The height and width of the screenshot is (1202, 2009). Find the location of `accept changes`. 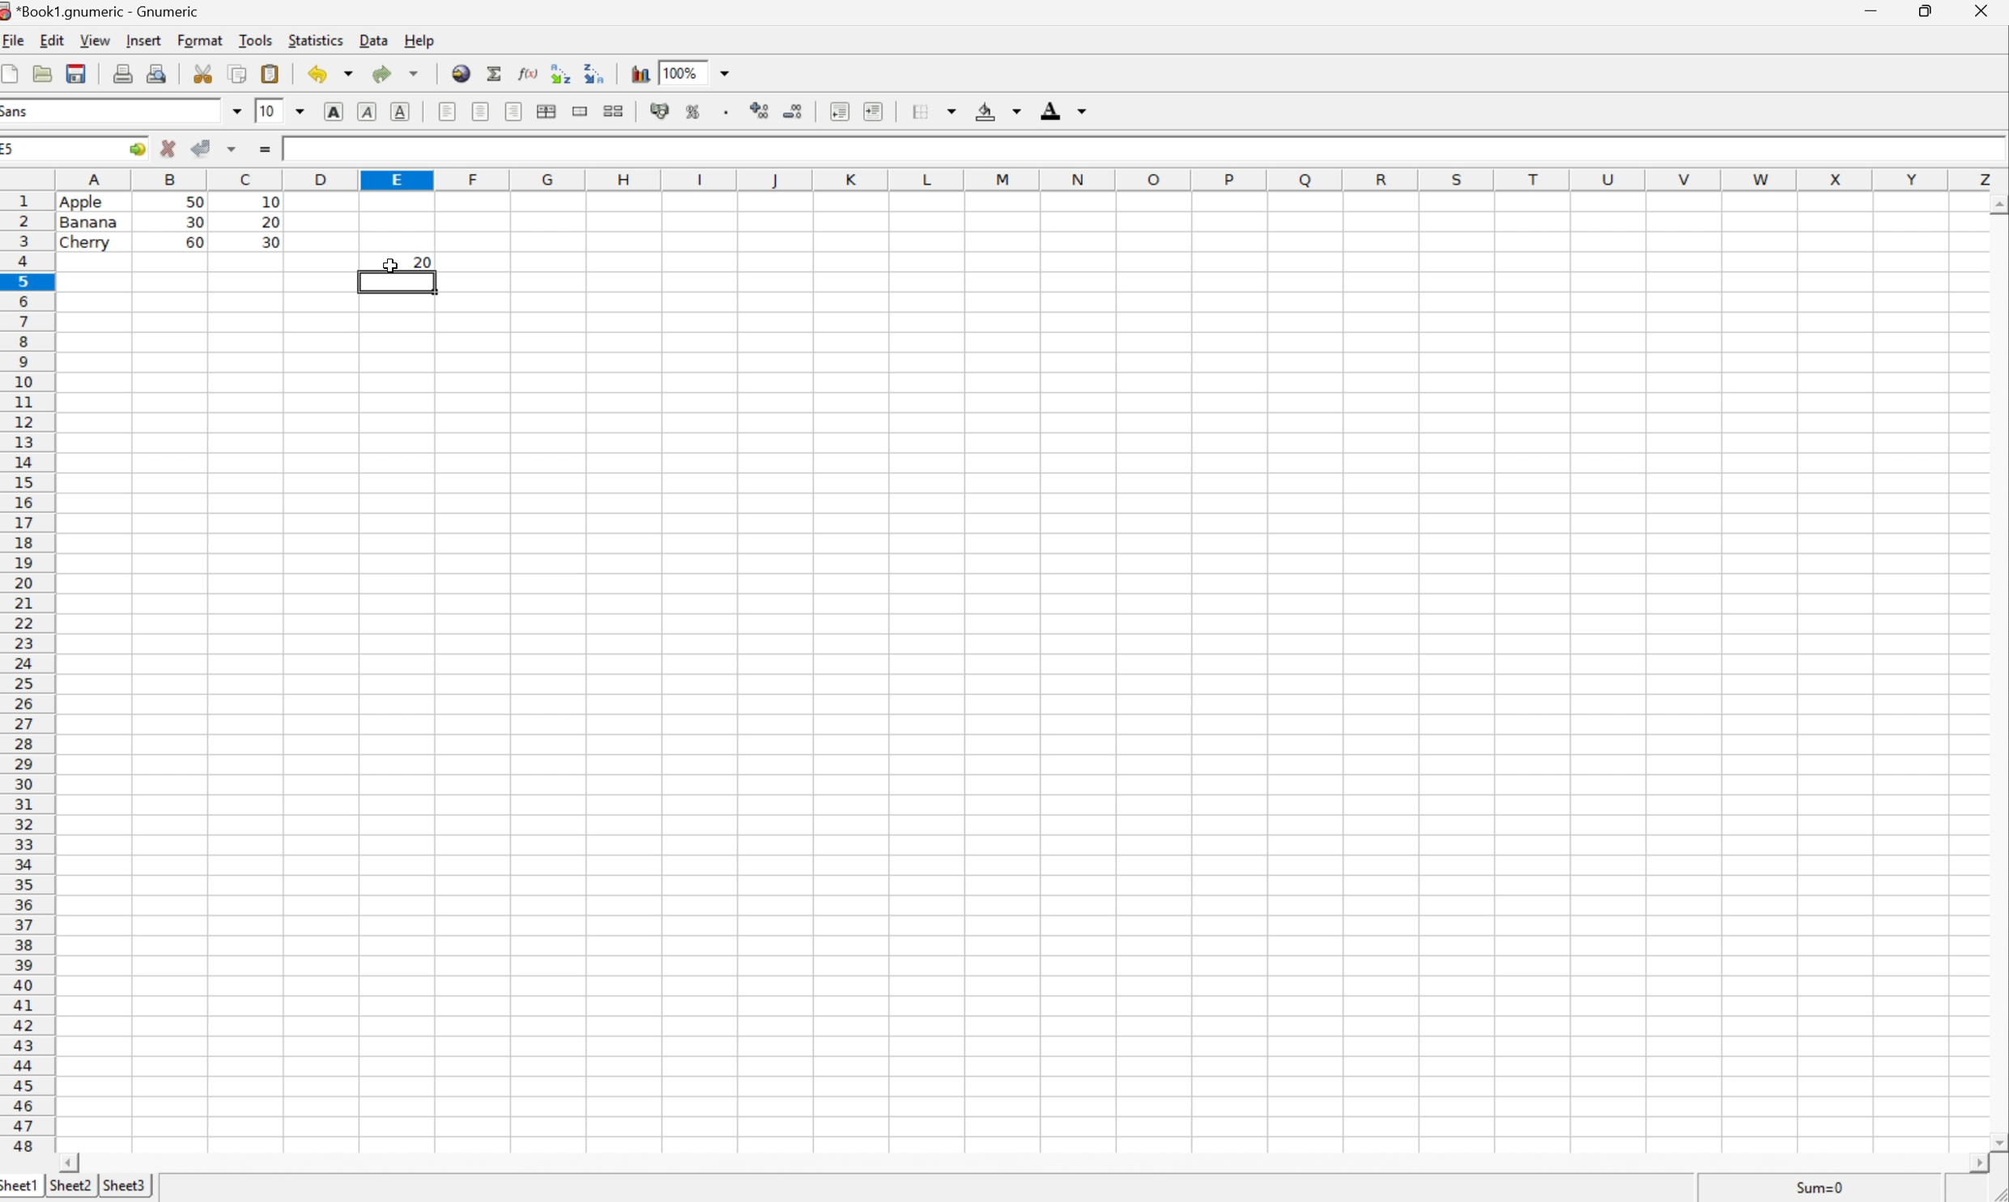

accept changes is located at coordinates (203, 148).